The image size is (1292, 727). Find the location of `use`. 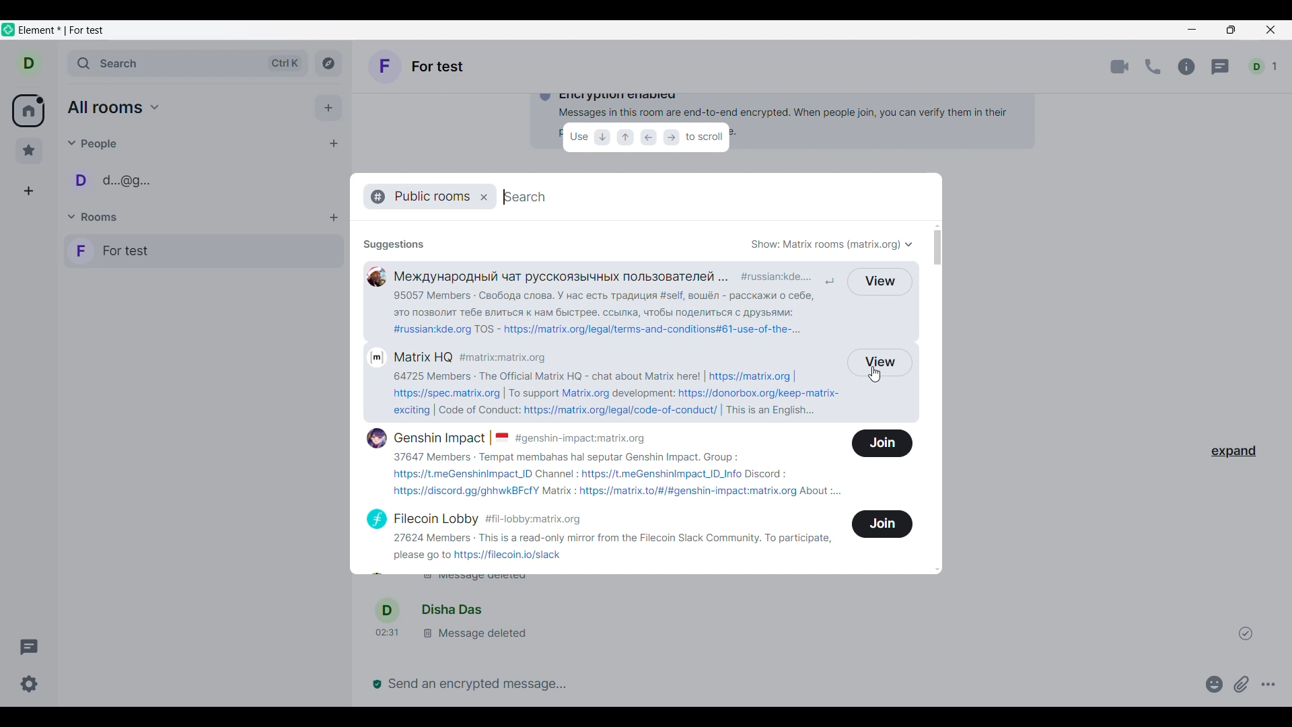

use is located at coordinates (579, 137).